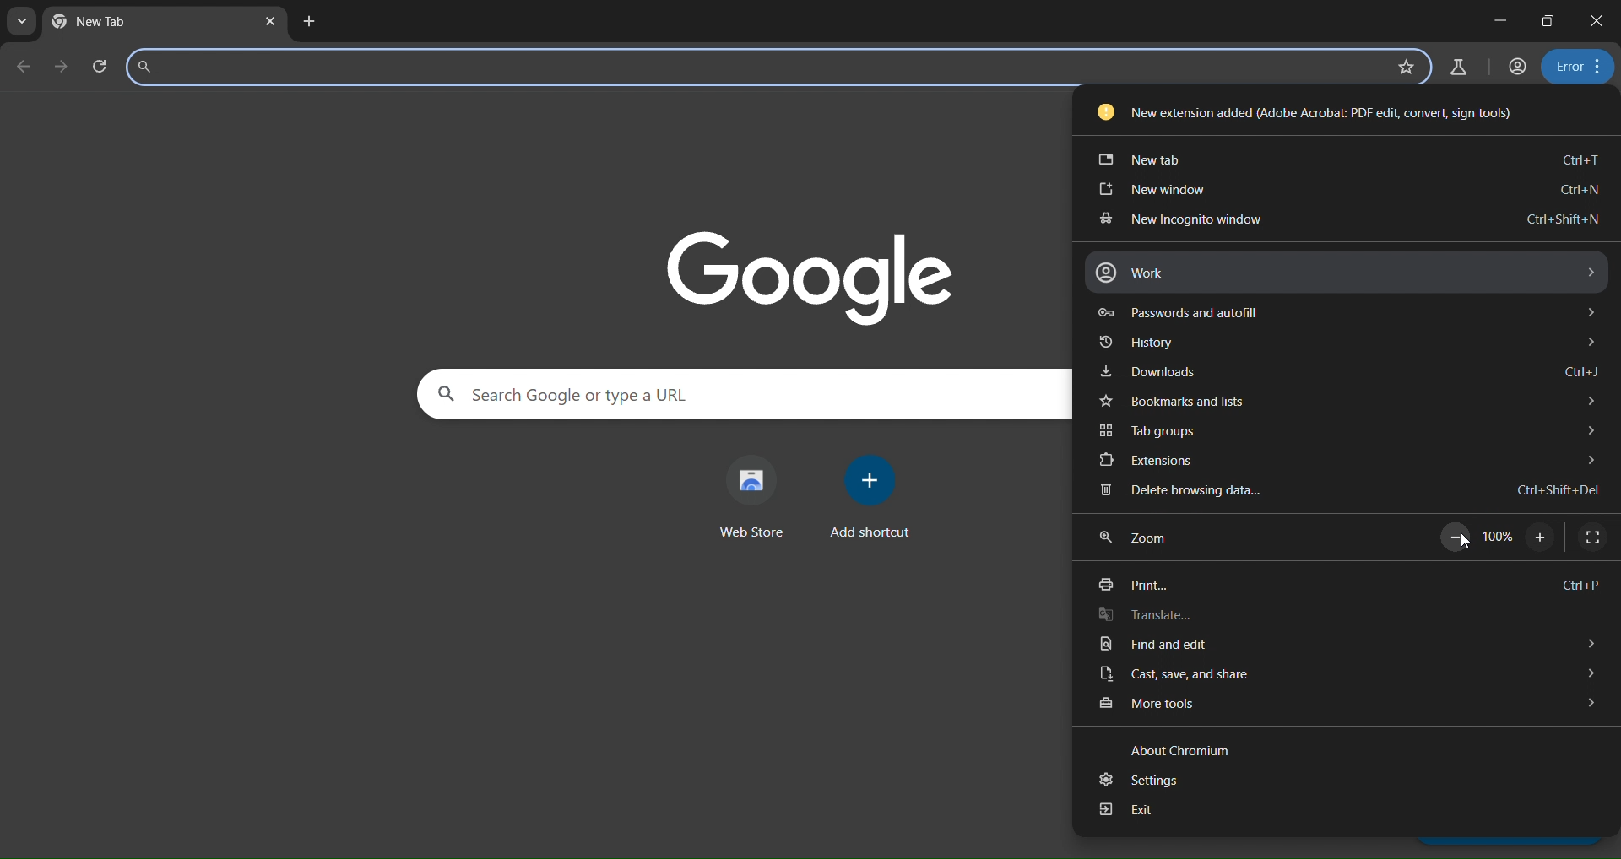  What do you see at coordinates (1352, 583) in the screenshot?
I see `print` at bounding box center [1352, 583].